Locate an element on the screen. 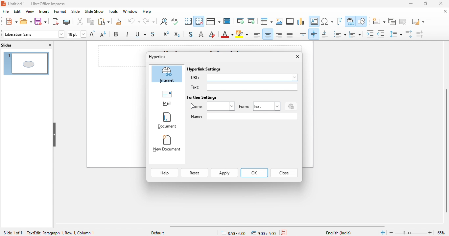  maximize is located at coordinates (425, 4).